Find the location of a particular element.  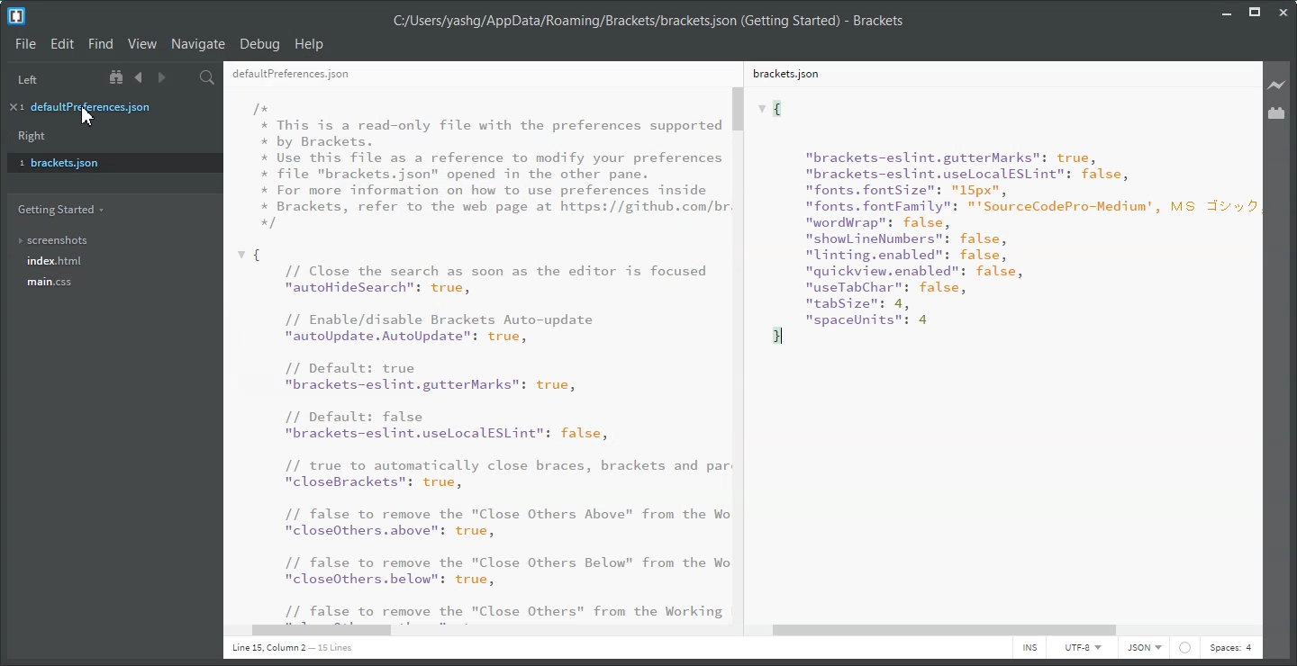

Debug is located at coordinates (259, 44).